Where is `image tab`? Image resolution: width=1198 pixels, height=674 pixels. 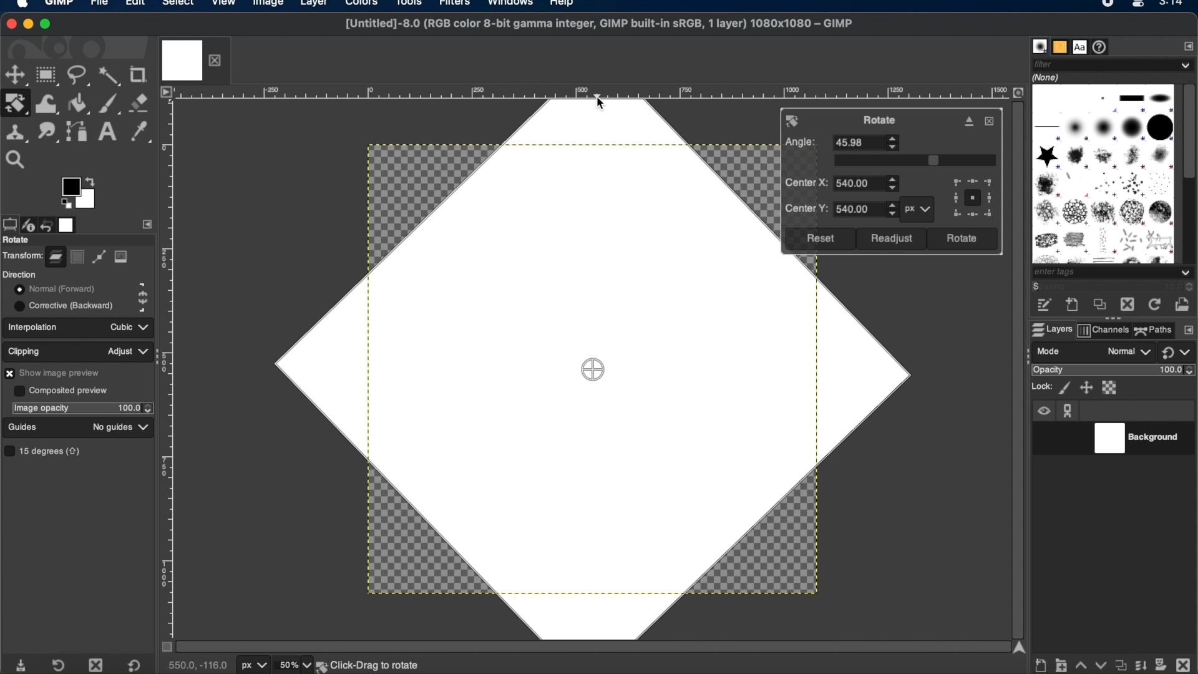
image tab is located at coordinates (182, 59).